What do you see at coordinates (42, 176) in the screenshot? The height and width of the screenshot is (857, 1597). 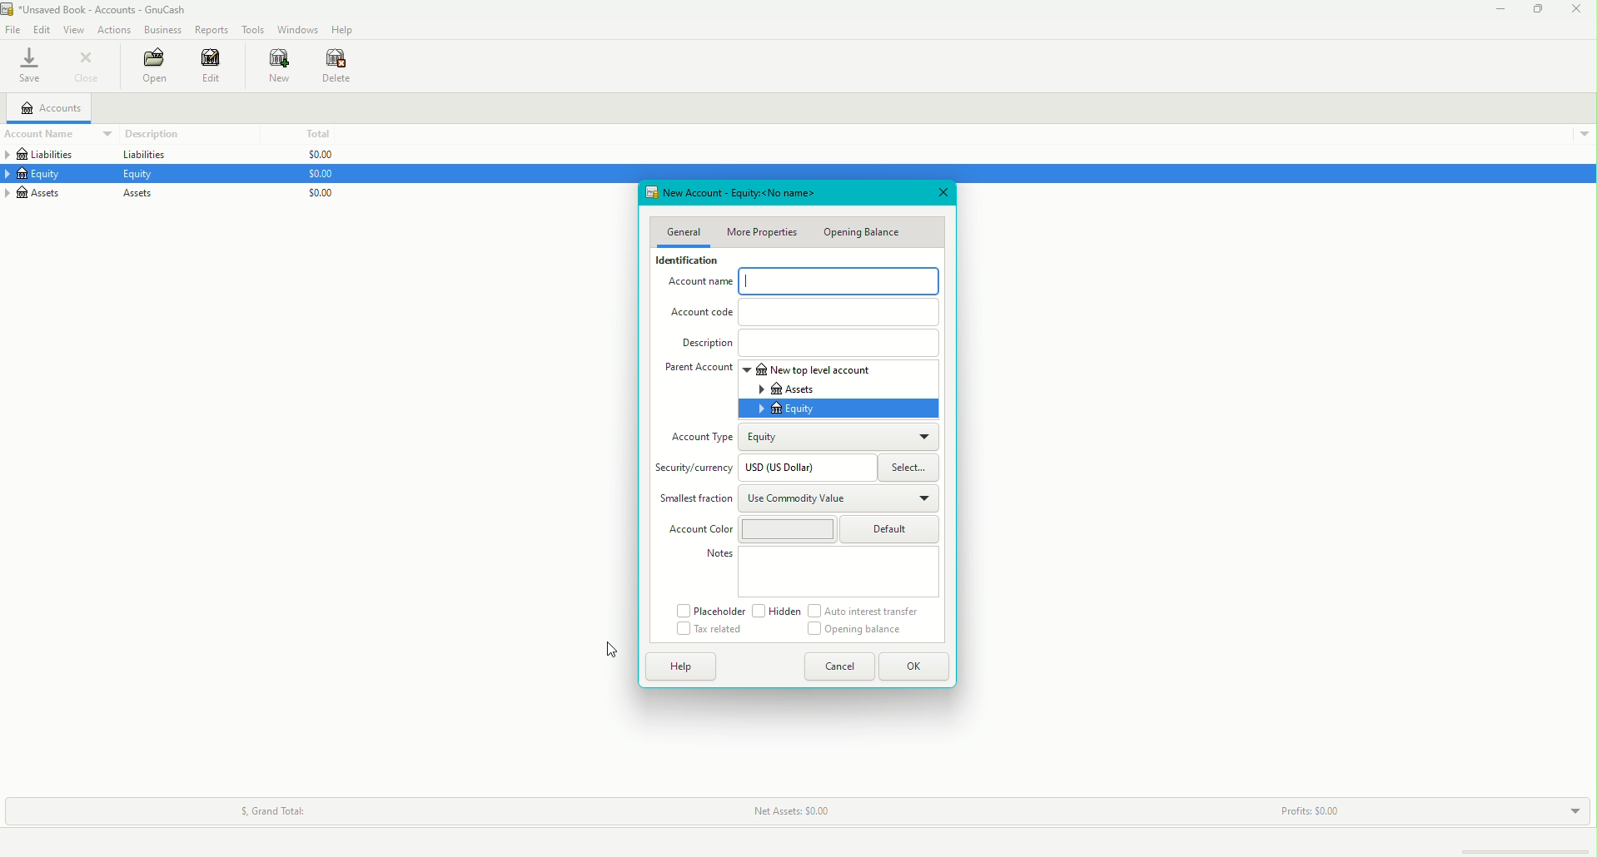 I see `Equity` at bounding box center [42, 176].